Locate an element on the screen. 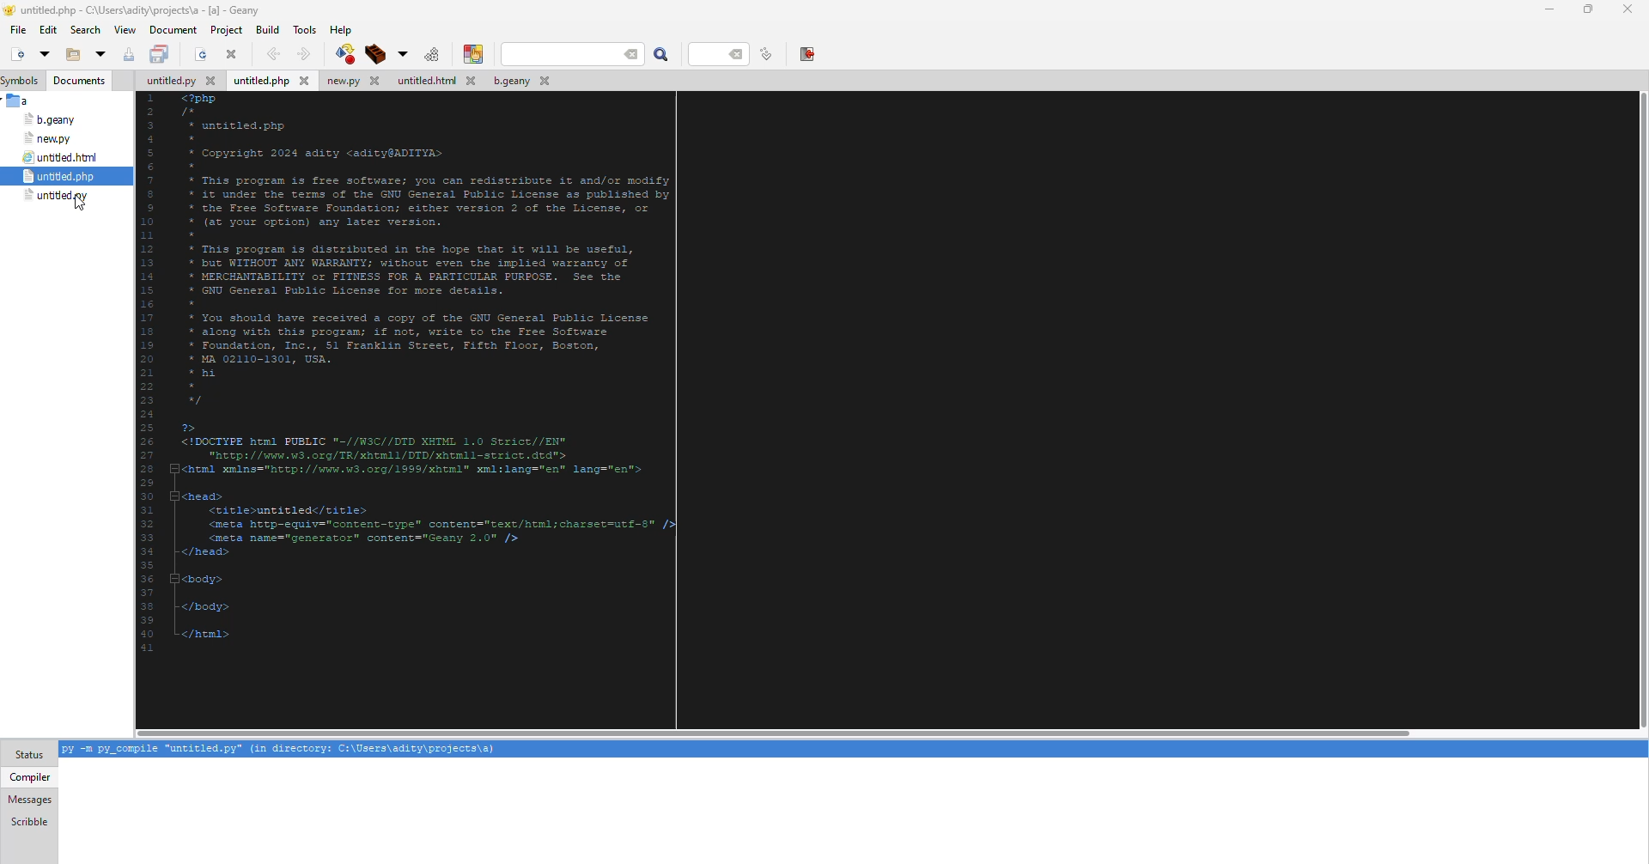 This screenshot has height=864, width=1649. build tools is located at coordinates (399, 55).